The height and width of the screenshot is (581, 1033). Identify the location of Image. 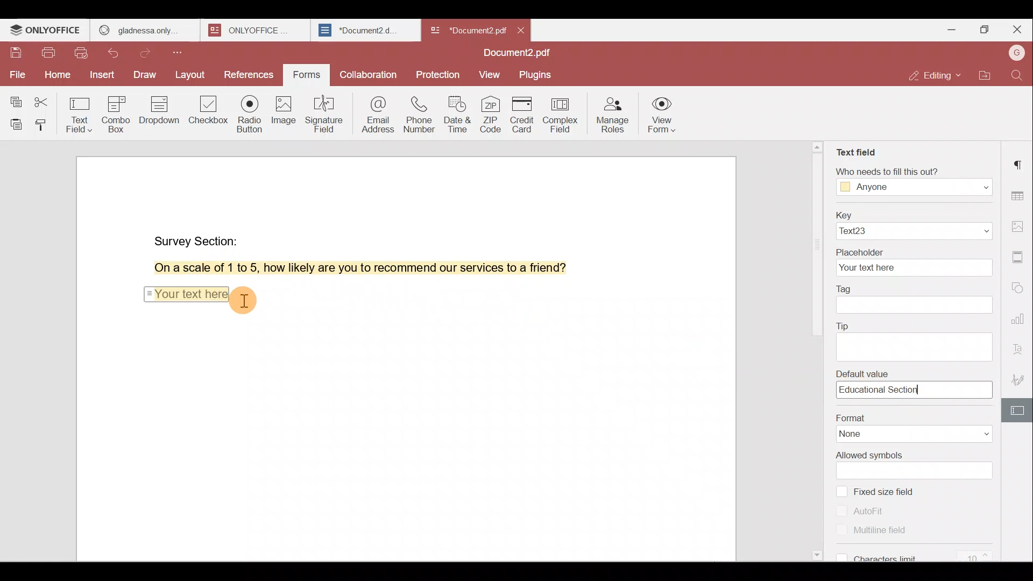
(282, 113).